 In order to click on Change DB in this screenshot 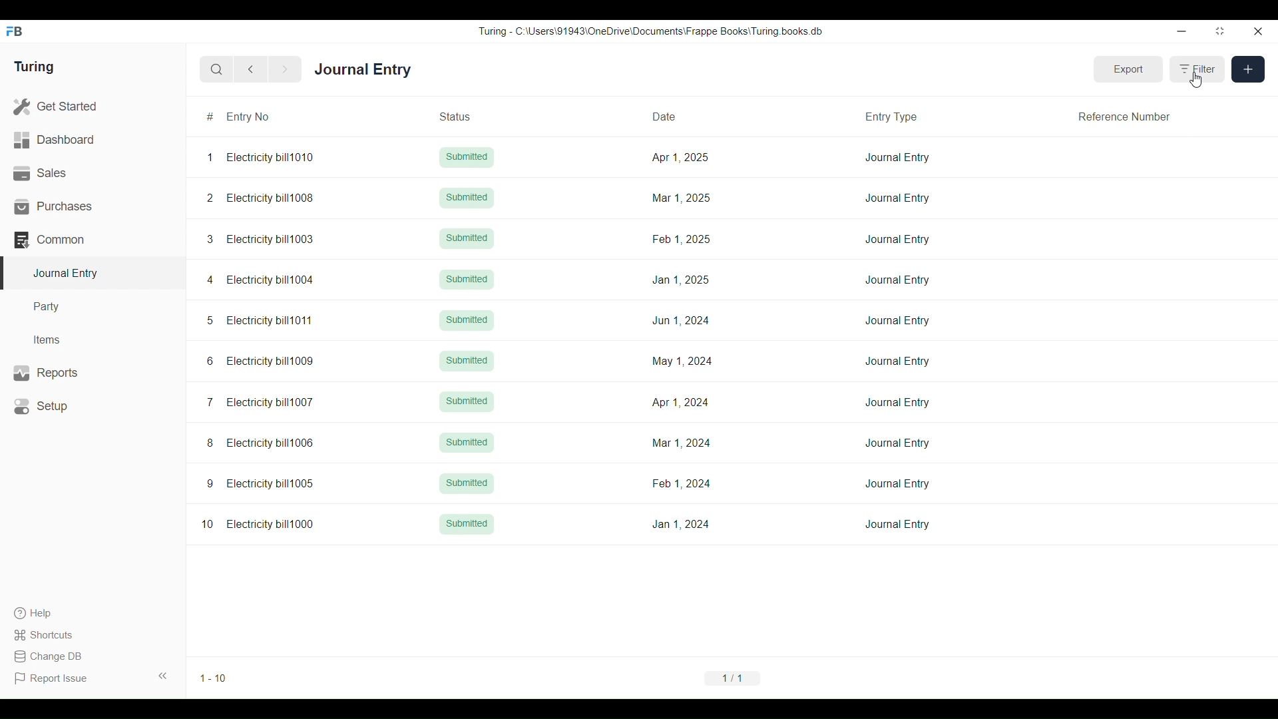, I will do `click(51, 656)`.